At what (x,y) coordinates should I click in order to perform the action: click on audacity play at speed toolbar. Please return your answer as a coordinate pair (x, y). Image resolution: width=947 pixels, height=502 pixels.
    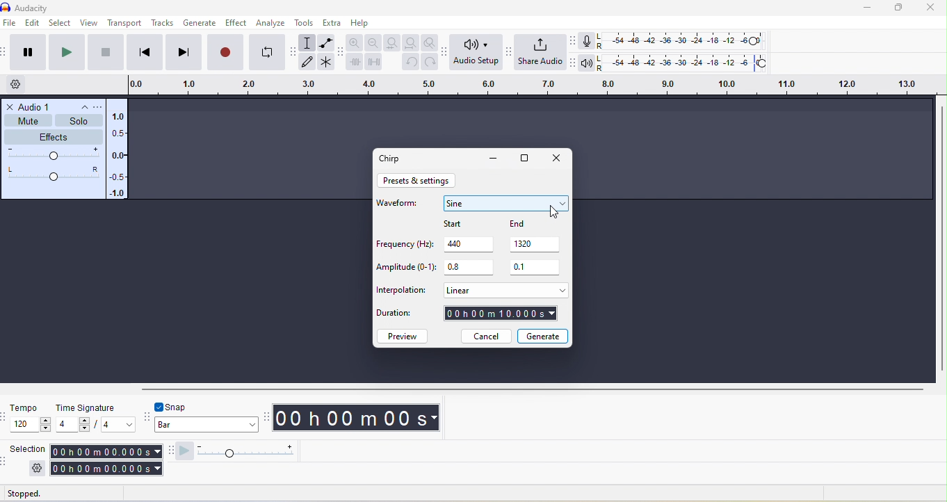
    Looking at the image, I should click on (169, 451).